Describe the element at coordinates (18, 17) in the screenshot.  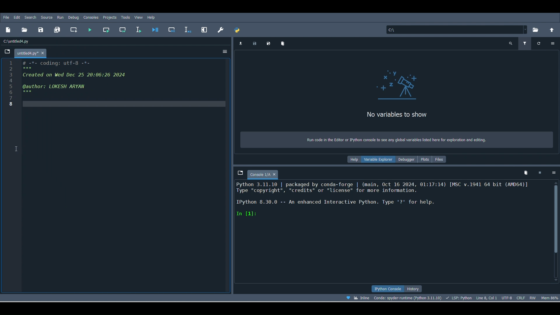
I see `Edit` at that location.